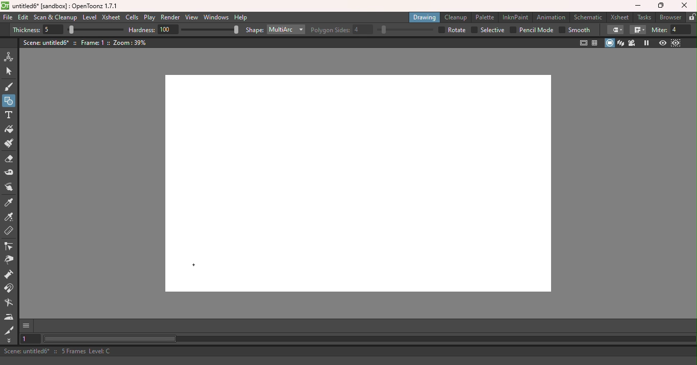  Describe the element at coordinates (11, 203) in the screenshot. I see `Style picker tool` at that location.